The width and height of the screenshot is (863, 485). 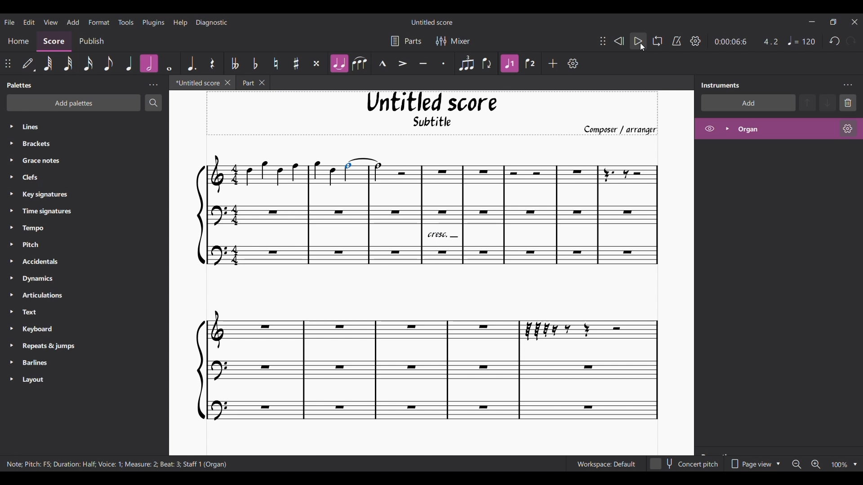 What do you see at coordinates (638, 41) in the screenshot?
I see `Play` at bounding box center [638, 41].